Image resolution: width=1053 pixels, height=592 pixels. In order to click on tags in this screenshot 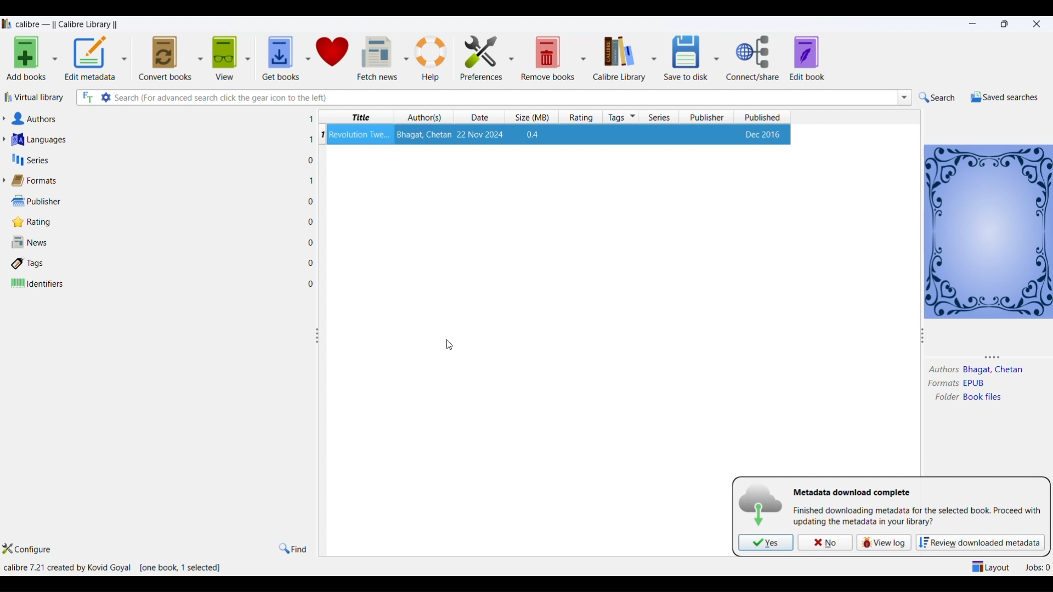, I will do `click(621, 117)`.